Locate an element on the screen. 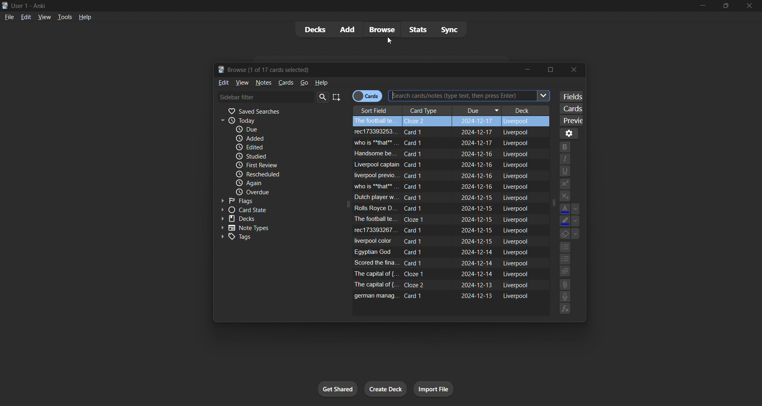 Image resolution: width=762 pixels, height=406 pixels. cards/notes toggle is located at coordinates (367, 96).